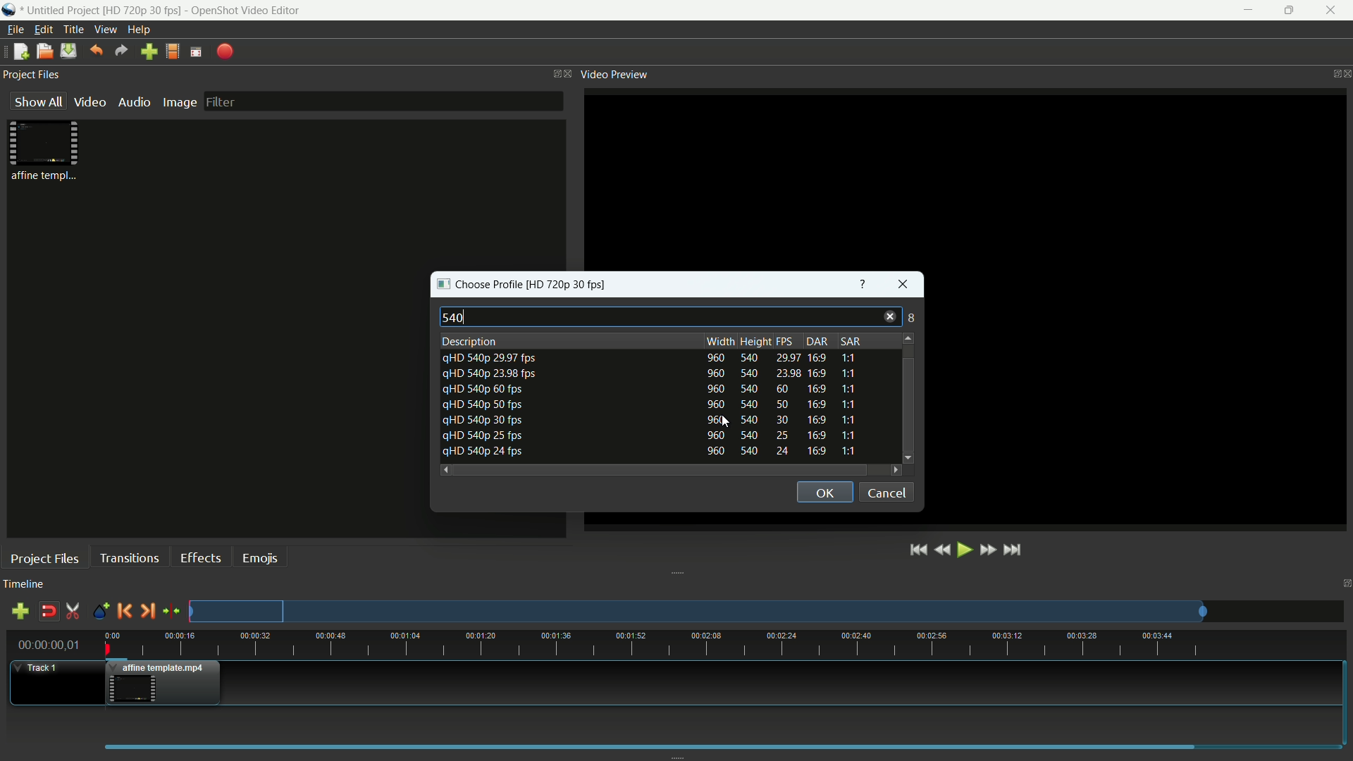 This screenshot has height=761, width=1353. I want to click on video, so click(90, 101).